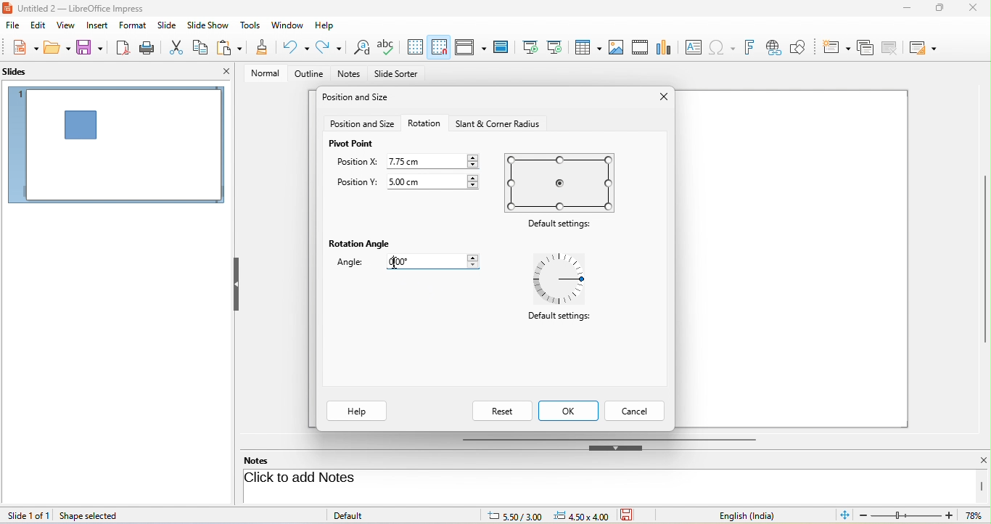  Describe the element at coordinates (22, 73) in the screenshot. I see `slides` at that location.